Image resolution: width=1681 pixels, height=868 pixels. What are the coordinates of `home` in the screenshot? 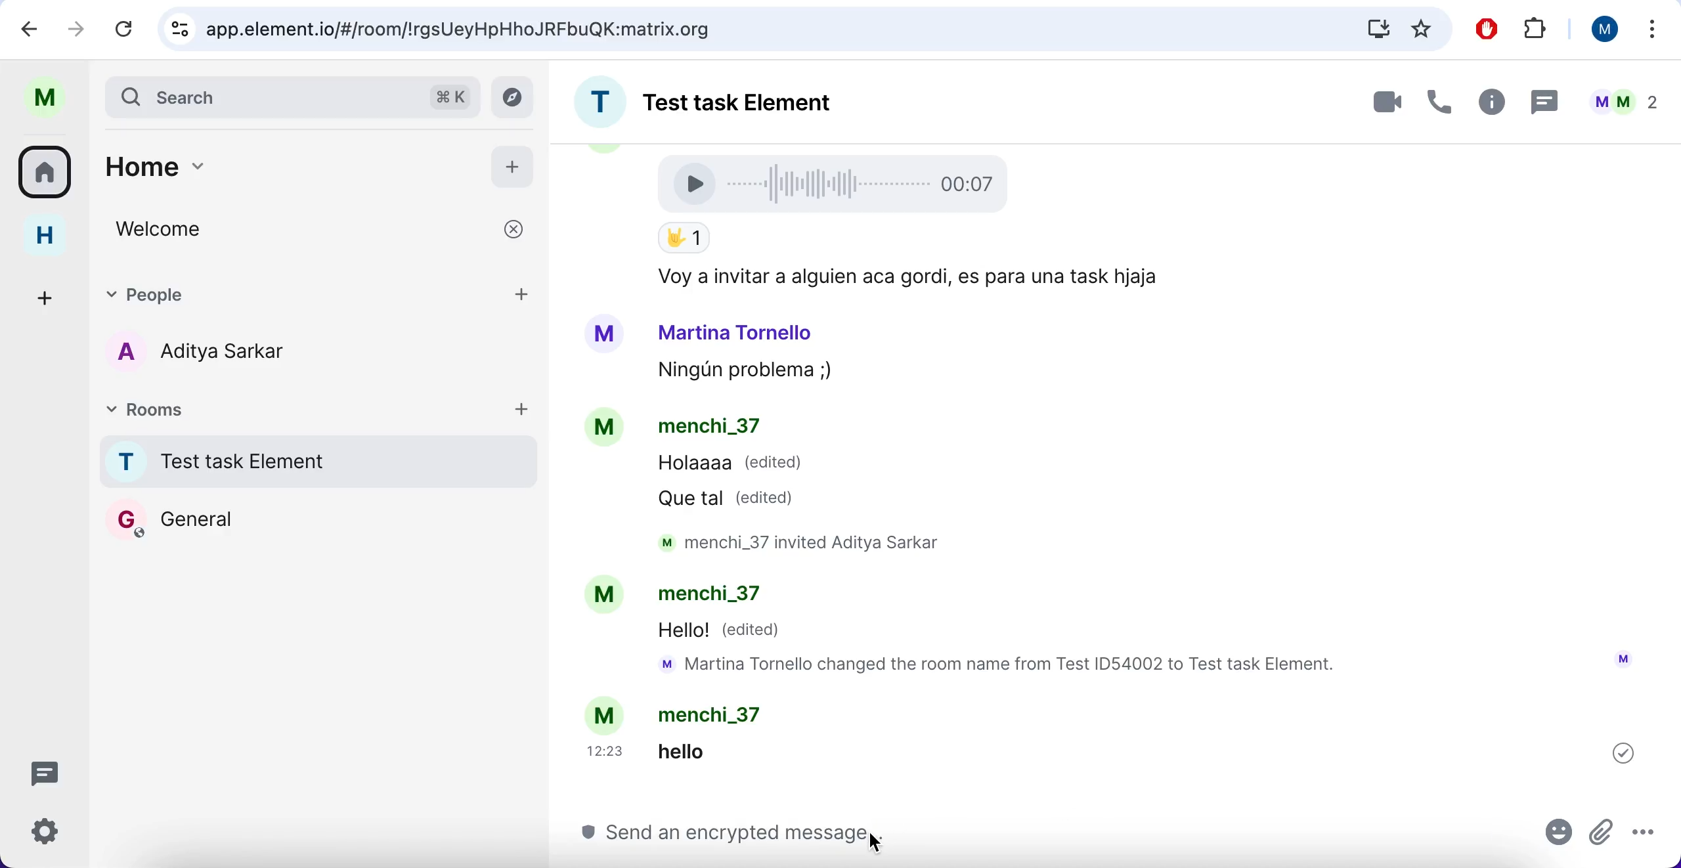 It's located at (273, 173).